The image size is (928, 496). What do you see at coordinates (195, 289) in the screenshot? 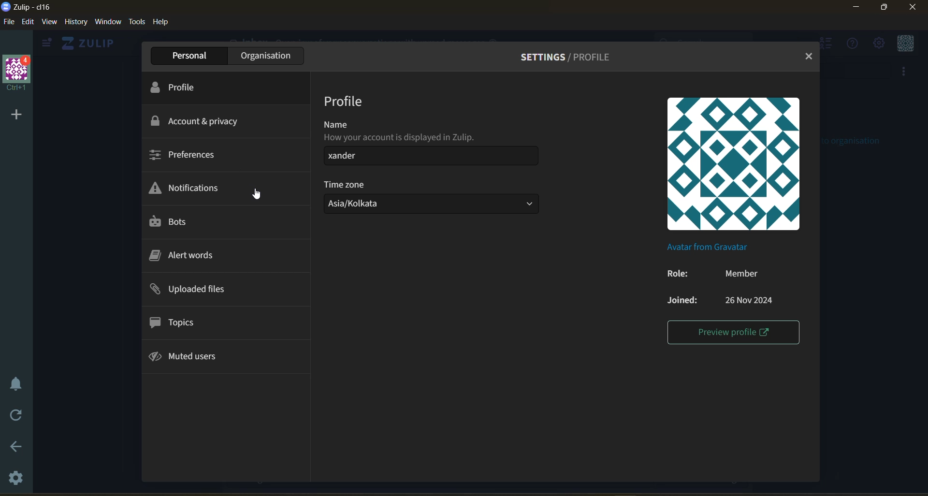
I see `uploaded files` at bounding box center [195, 289].